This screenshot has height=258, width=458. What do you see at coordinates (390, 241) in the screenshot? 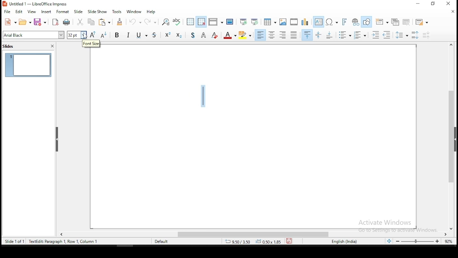
I see `fit slide to current window` at bounding box center [390, 241].